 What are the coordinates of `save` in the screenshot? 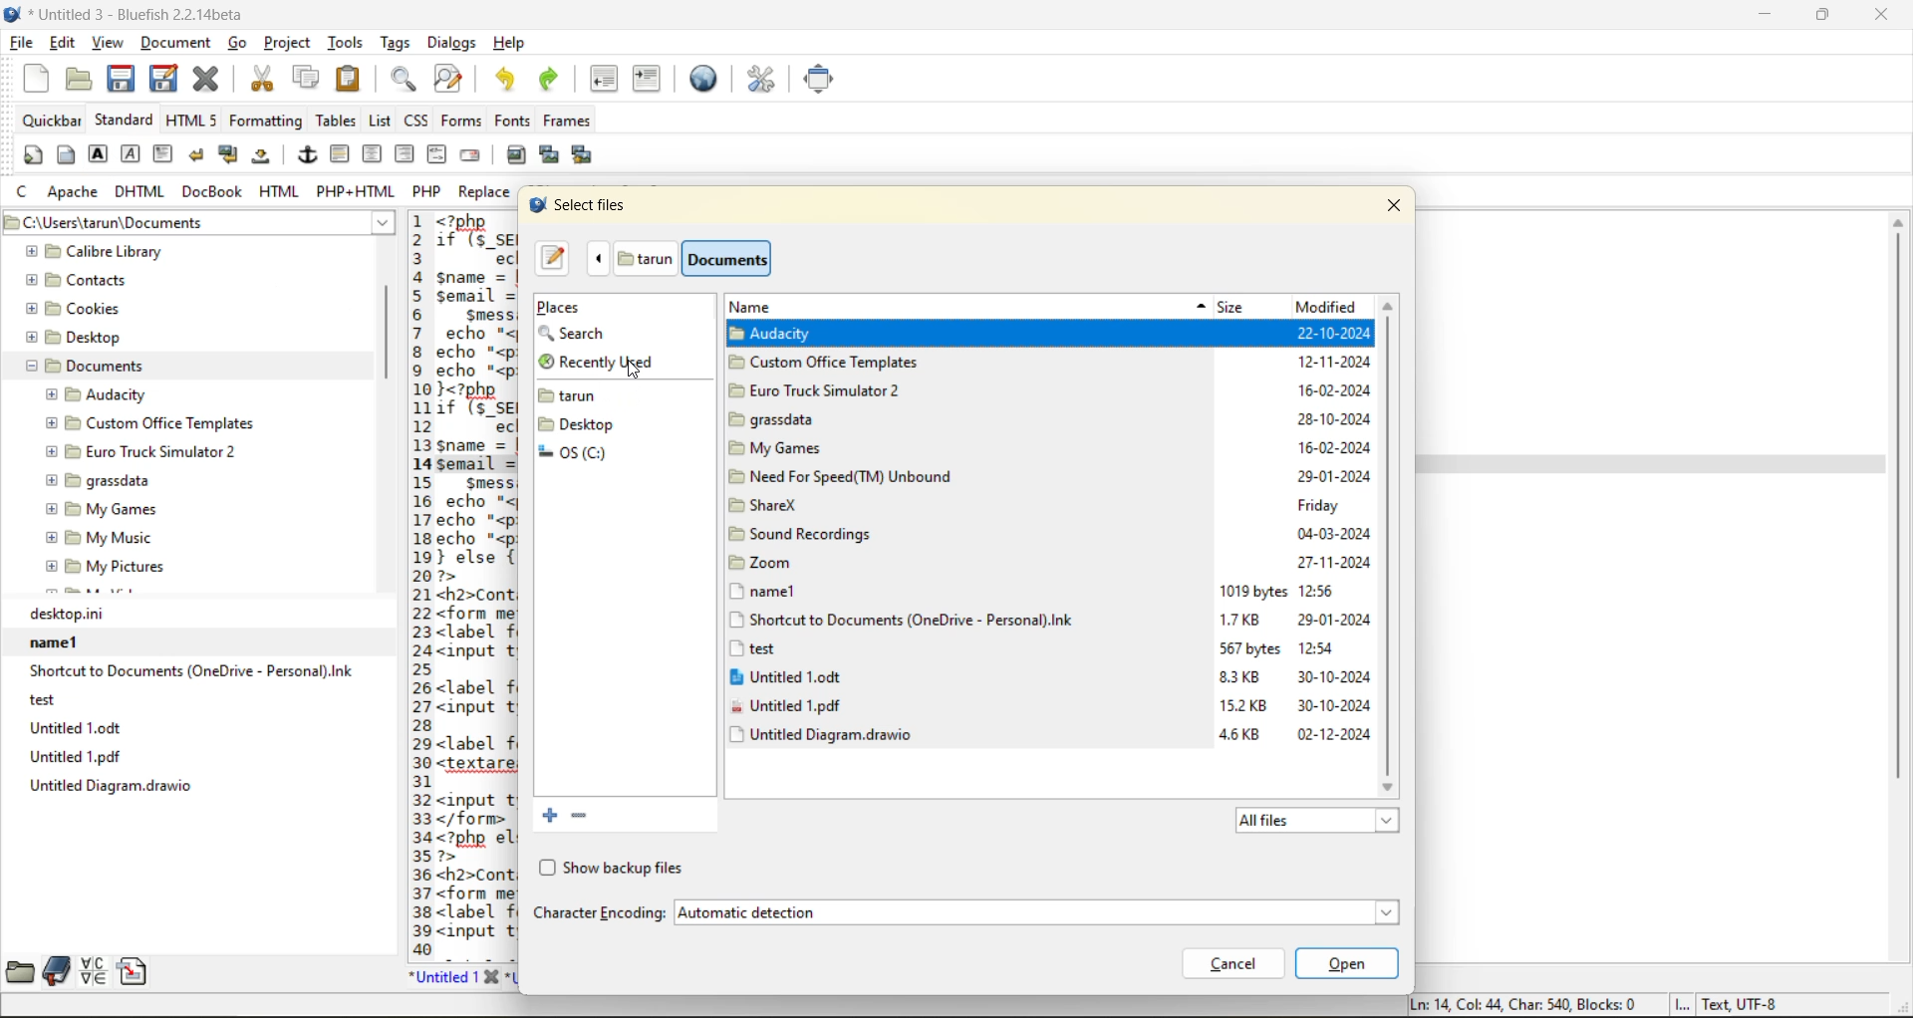 It's located at (122, 79).